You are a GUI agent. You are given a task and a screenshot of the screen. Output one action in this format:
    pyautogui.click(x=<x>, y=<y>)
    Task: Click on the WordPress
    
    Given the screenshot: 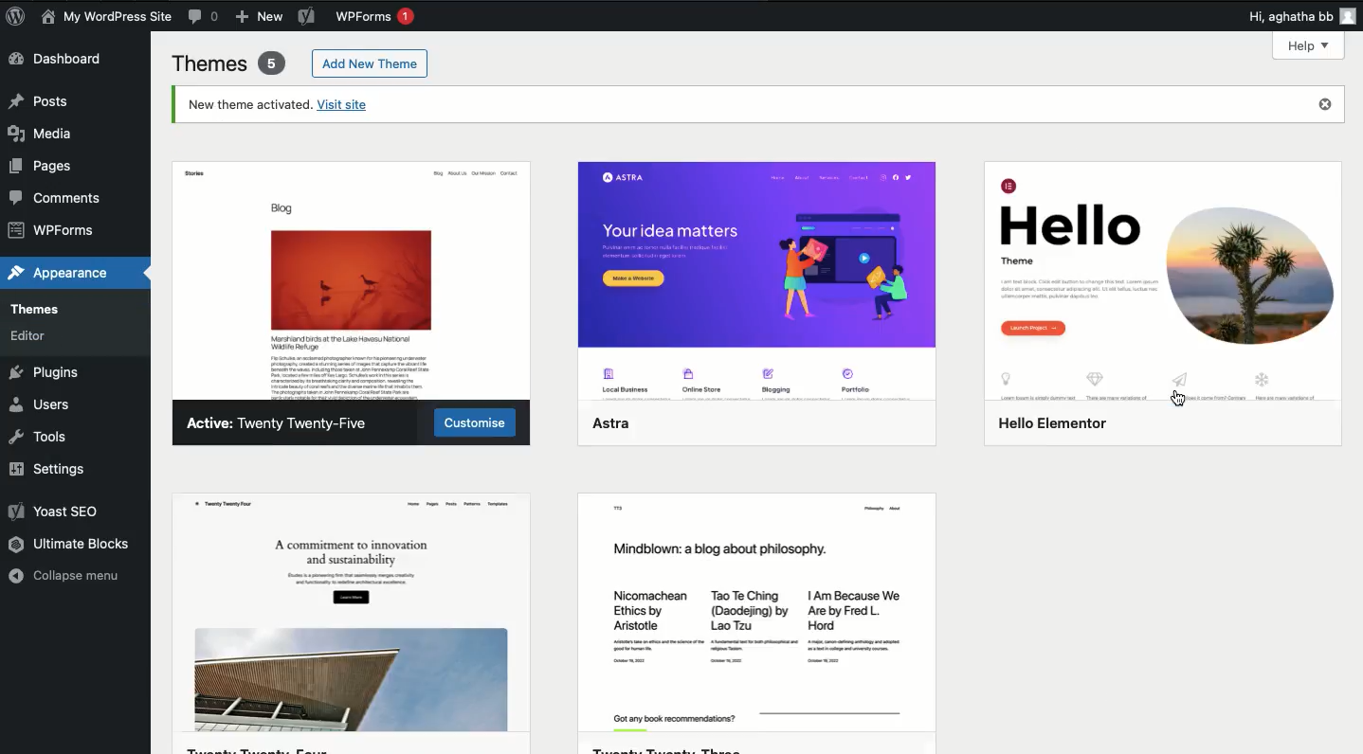 What is the action you would take?
    pyautogui.click(x=16, y=17)
    